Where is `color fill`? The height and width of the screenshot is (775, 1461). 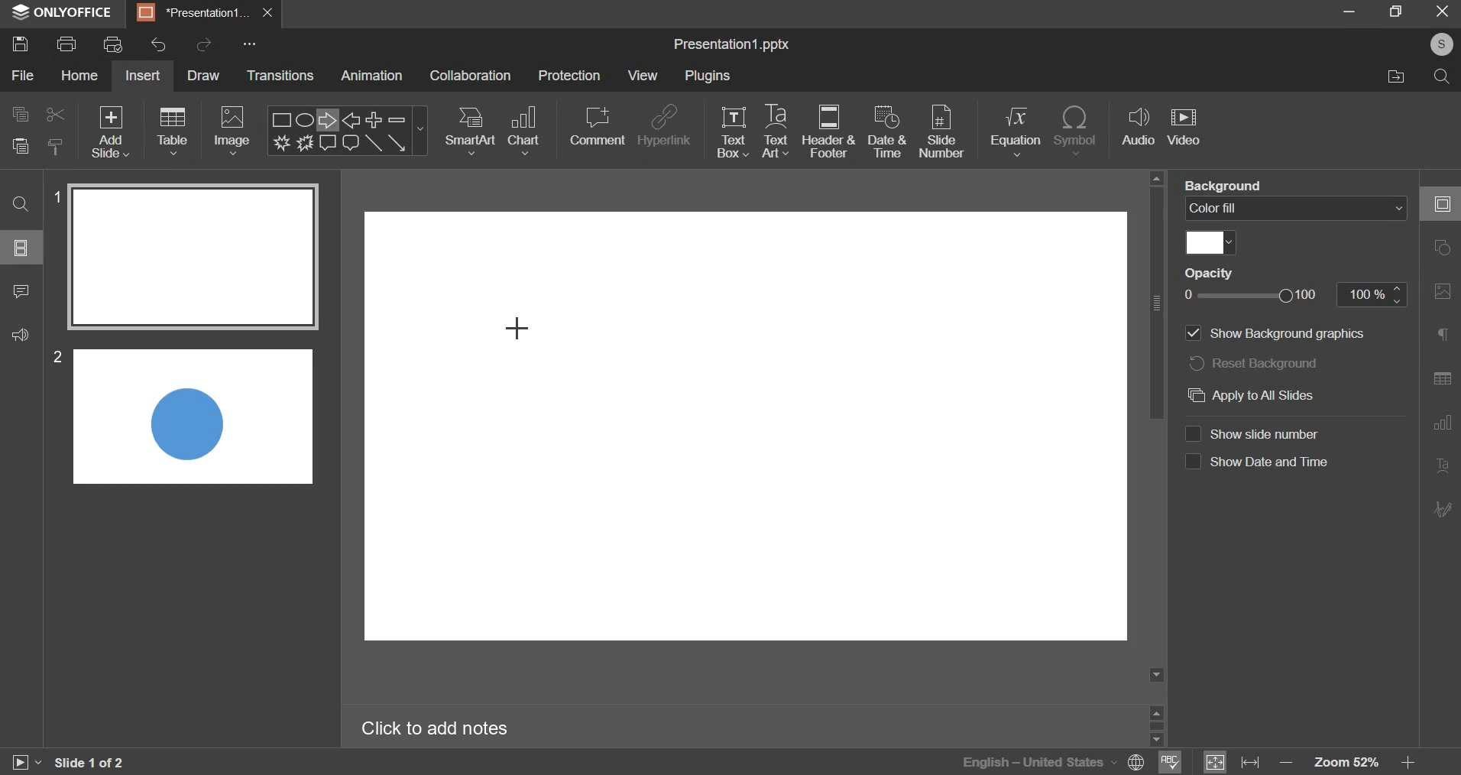 color fill is located at coordinates (1296, 209).